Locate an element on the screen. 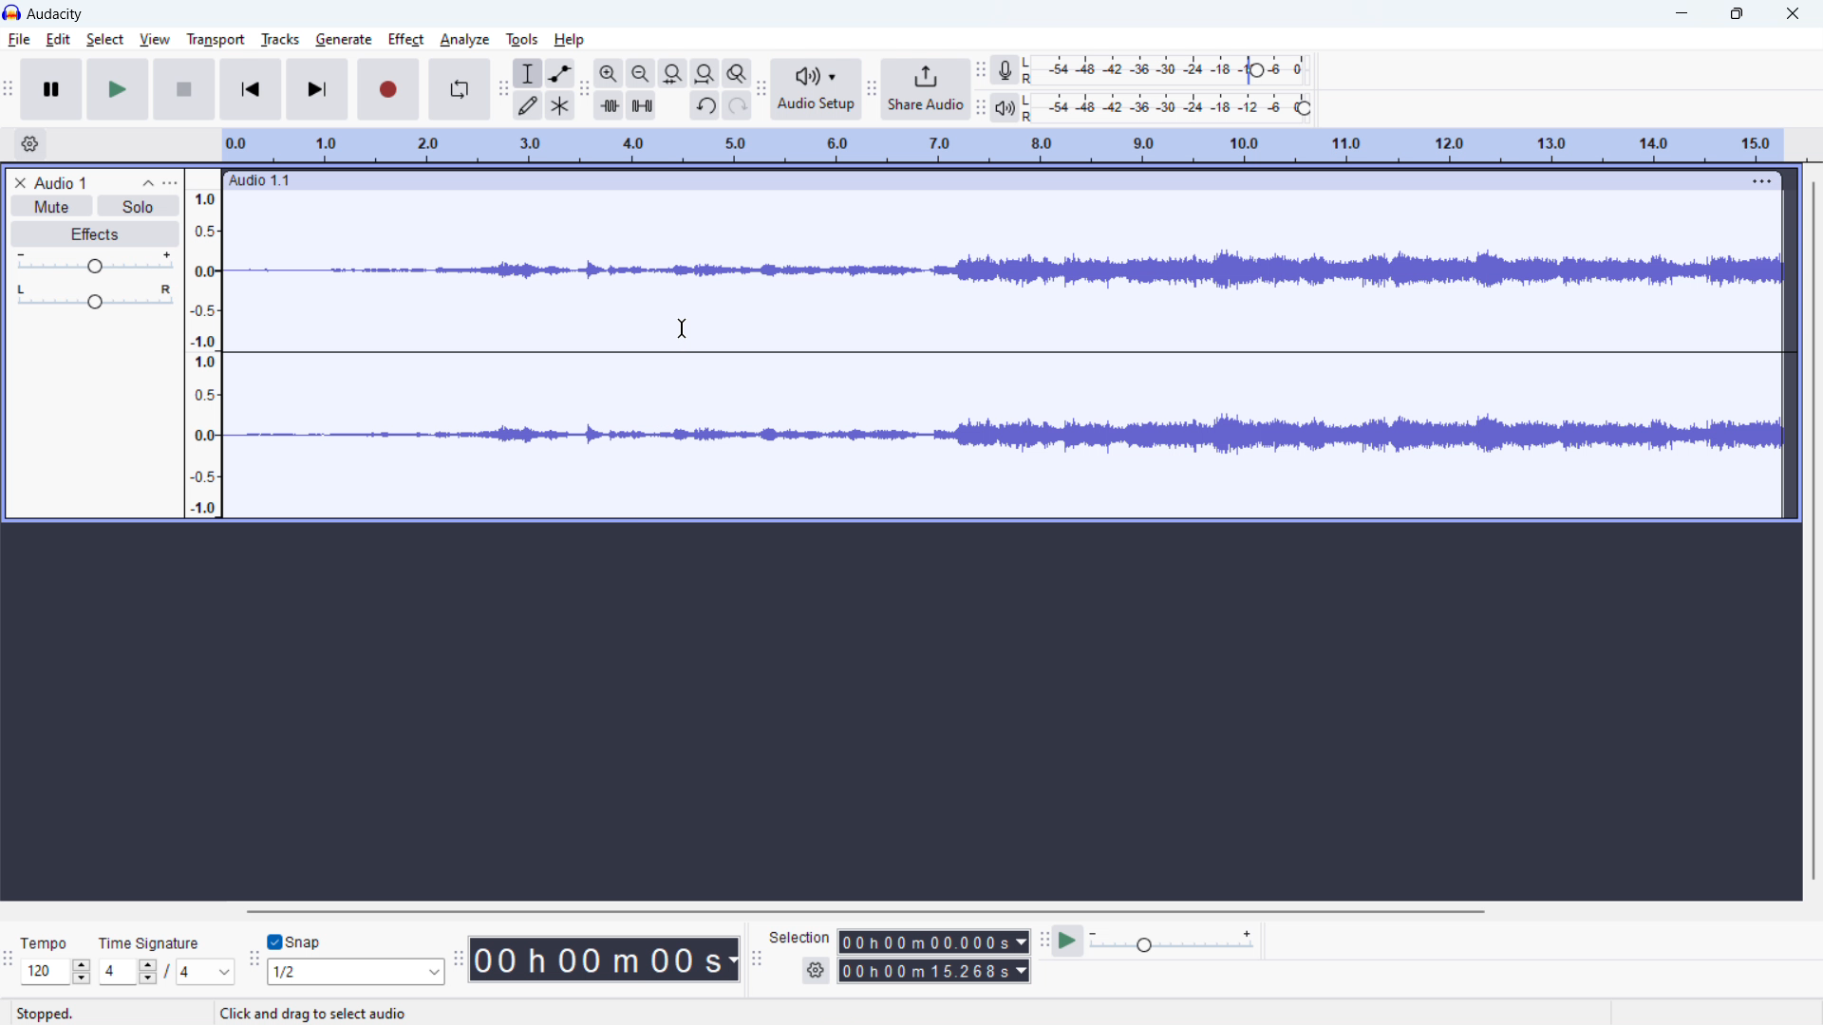 This screenshot has width=1823, height=1025. toggle zoom is located at coordinates (737, 73).